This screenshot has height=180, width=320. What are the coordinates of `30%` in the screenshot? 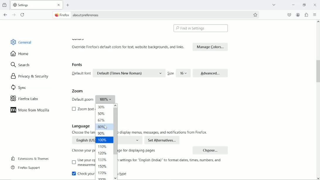 It's located at (101, 107).